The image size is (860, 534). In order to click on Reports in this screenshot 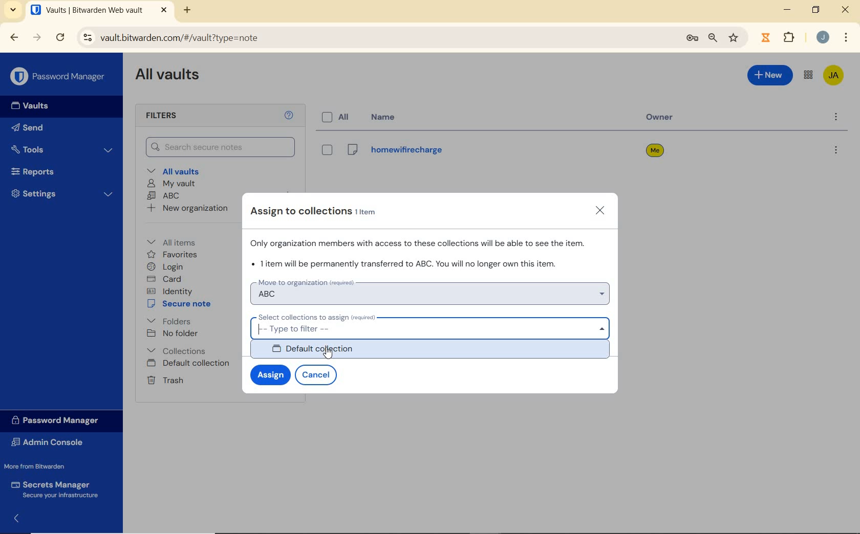, I will do `click(58, 170)`.